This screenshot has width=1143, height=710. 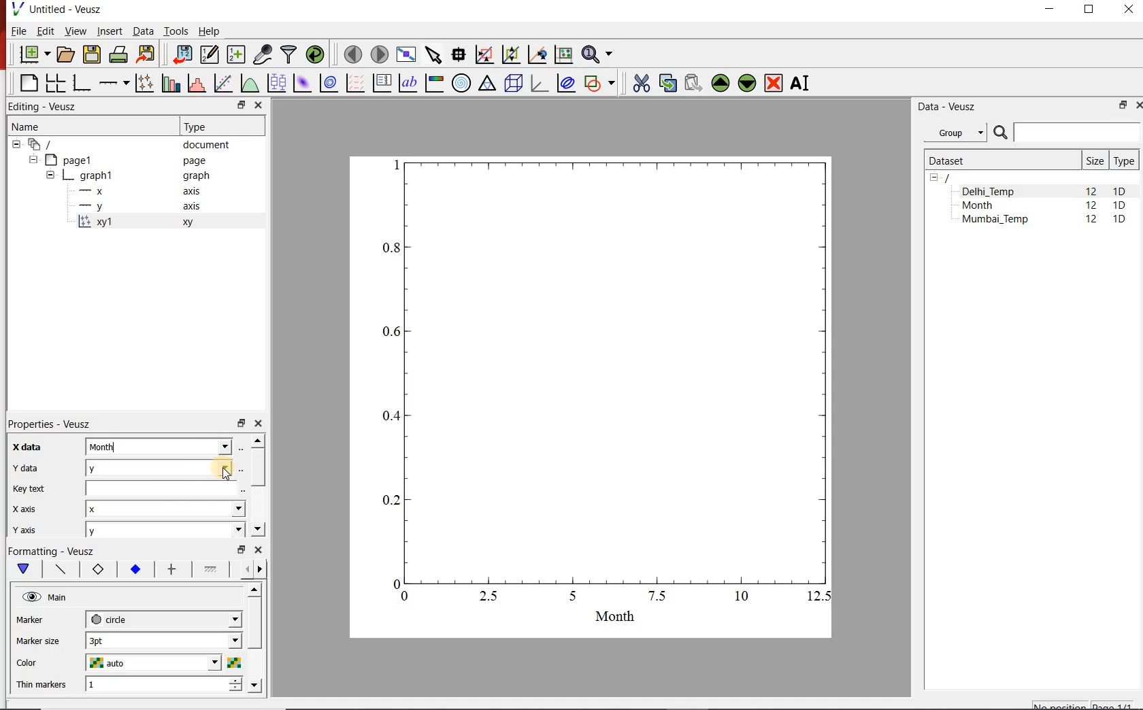 I want to click on circle, so click(x=164, y=620).